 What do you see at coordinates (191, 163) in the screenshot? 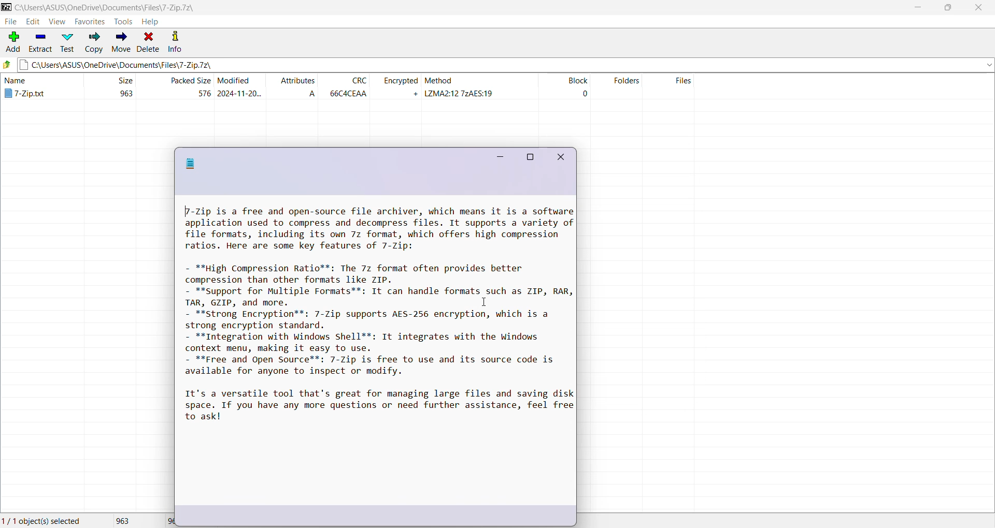
I see `logo` at bounding box center [191, 163].